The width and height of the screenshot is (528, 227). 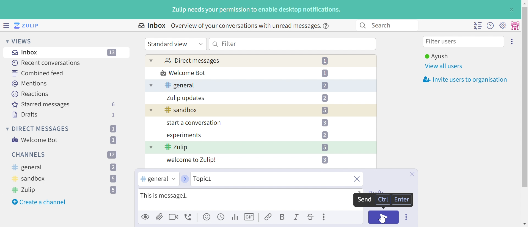 What do you see at coordinates (6, 129) in the screenshot?
I see `Drop Down` at bounding box center [6, 129].